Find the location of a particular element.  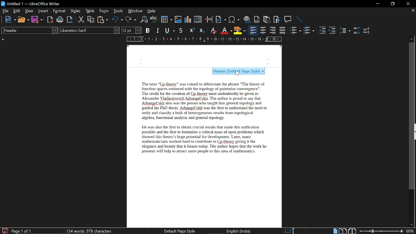

HElp is located at coordinates (152, 11).